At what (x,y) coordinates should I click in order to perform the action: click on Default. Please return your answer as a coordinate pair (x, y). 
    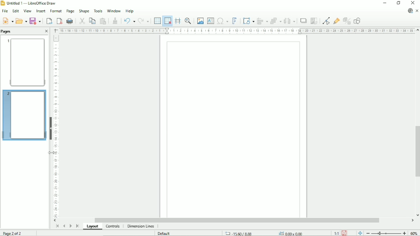
    Looking at the image, I should click on (165, 233).